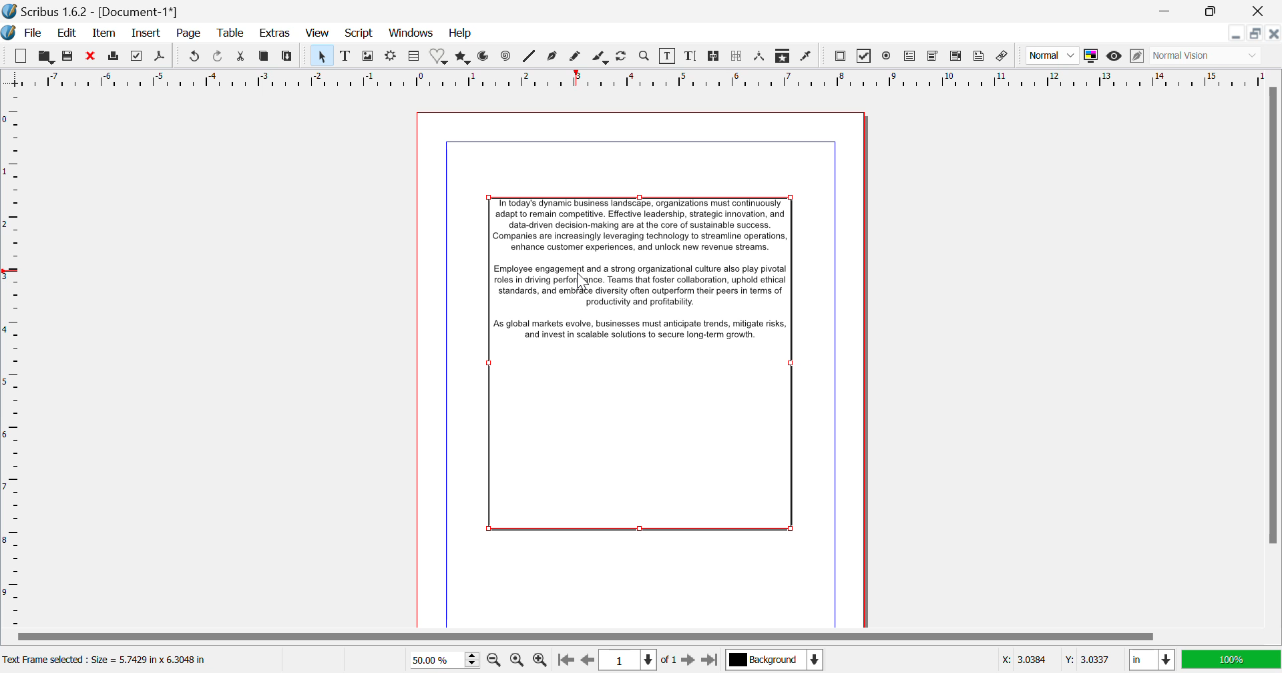  Describe the element at coordinates (588, 660) in the screenshot. I see `Previous Page` at that location.